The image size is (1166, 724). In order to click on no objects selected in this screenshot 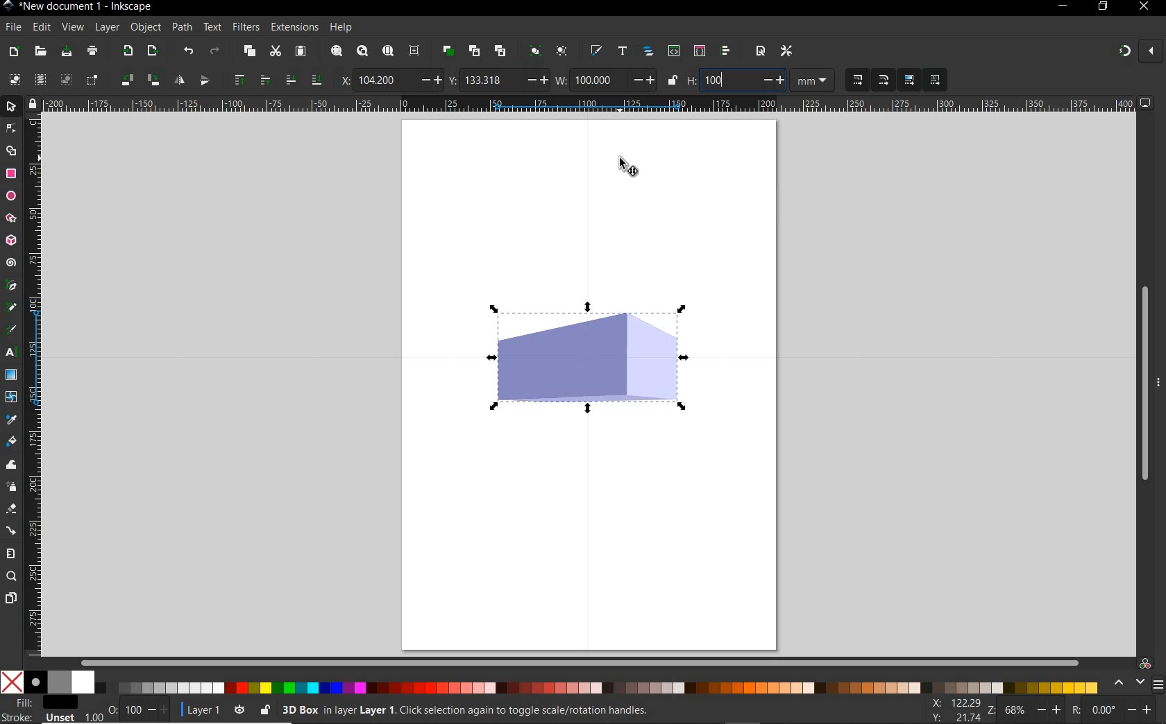, I will do `click(538, 708)`.